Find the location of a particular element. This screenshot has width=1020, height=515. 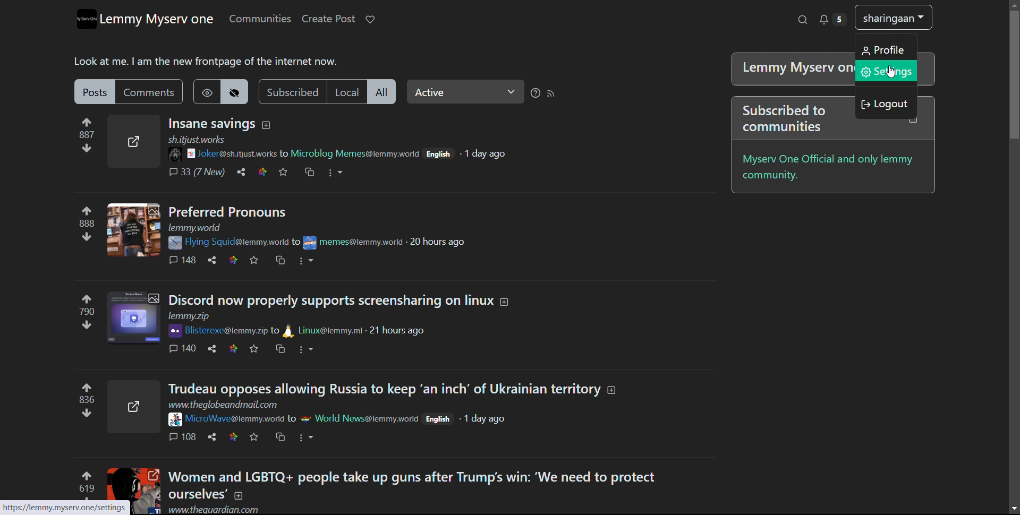

url is located at coordinates (195, 228).